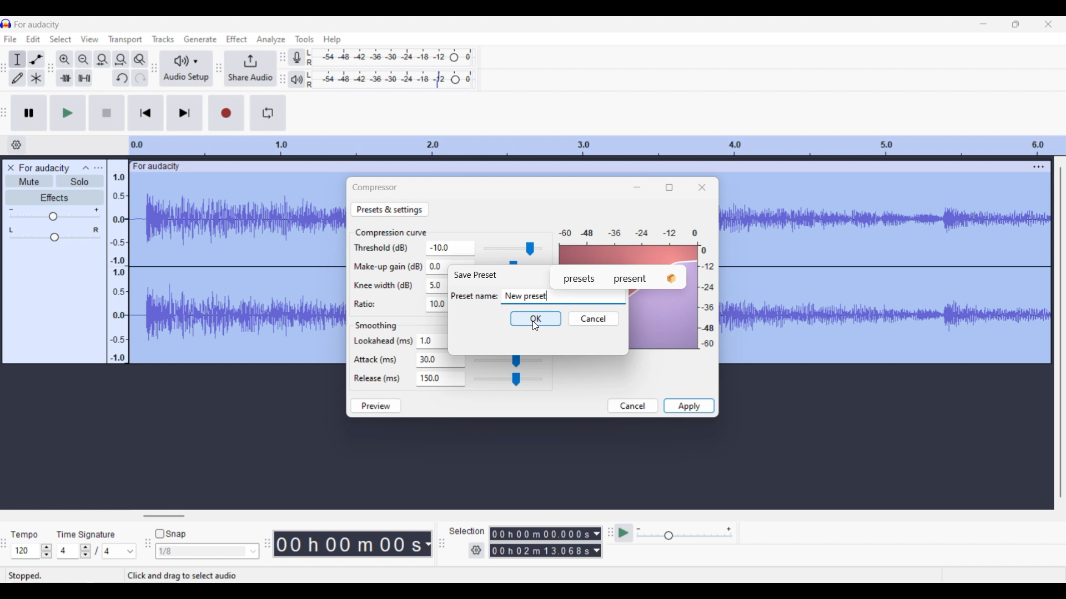  What do you see at coordinates (333, 40) in the screenshot?
I see `Help` at bounding box center [333, 40].